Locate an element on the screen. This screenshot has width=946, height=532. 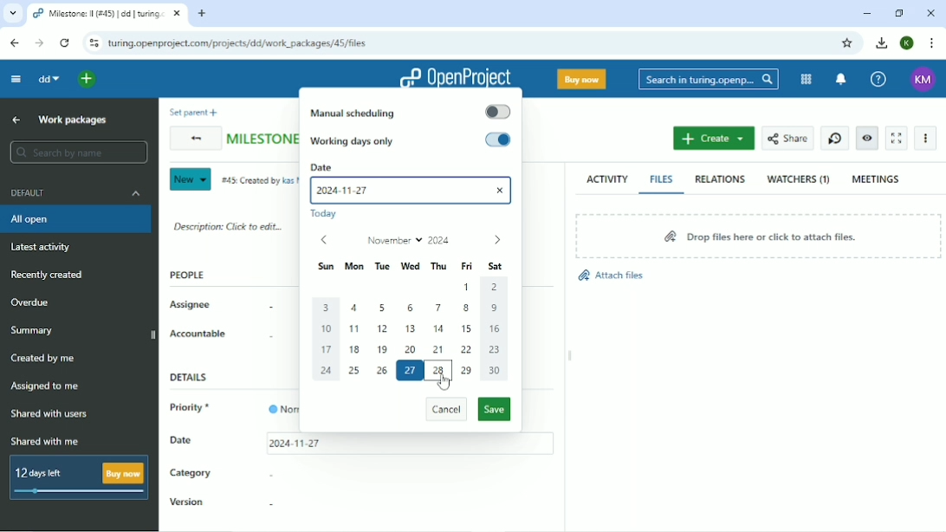
Relations is located at coordinates (720, 179).